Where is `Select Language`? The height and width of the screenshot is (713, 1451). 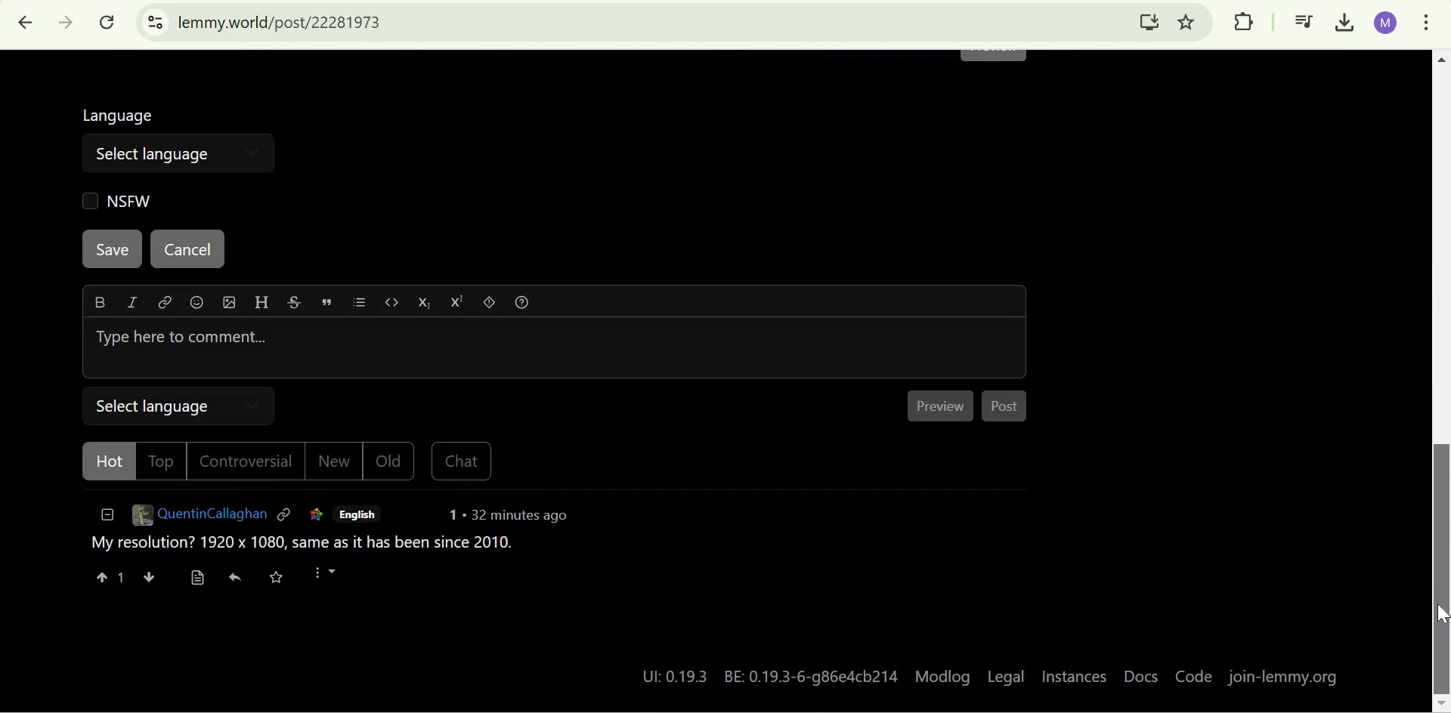
Select Language is located at coordinates (180, 405).